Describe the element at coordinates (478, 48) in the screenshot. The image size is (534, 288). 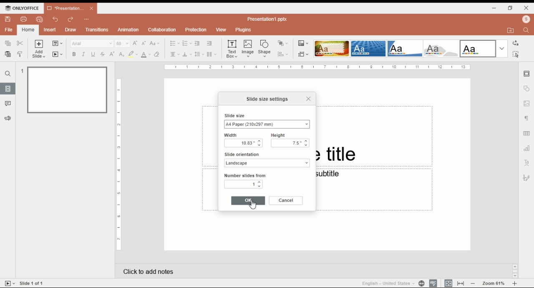
I see `slide them option` at that location.